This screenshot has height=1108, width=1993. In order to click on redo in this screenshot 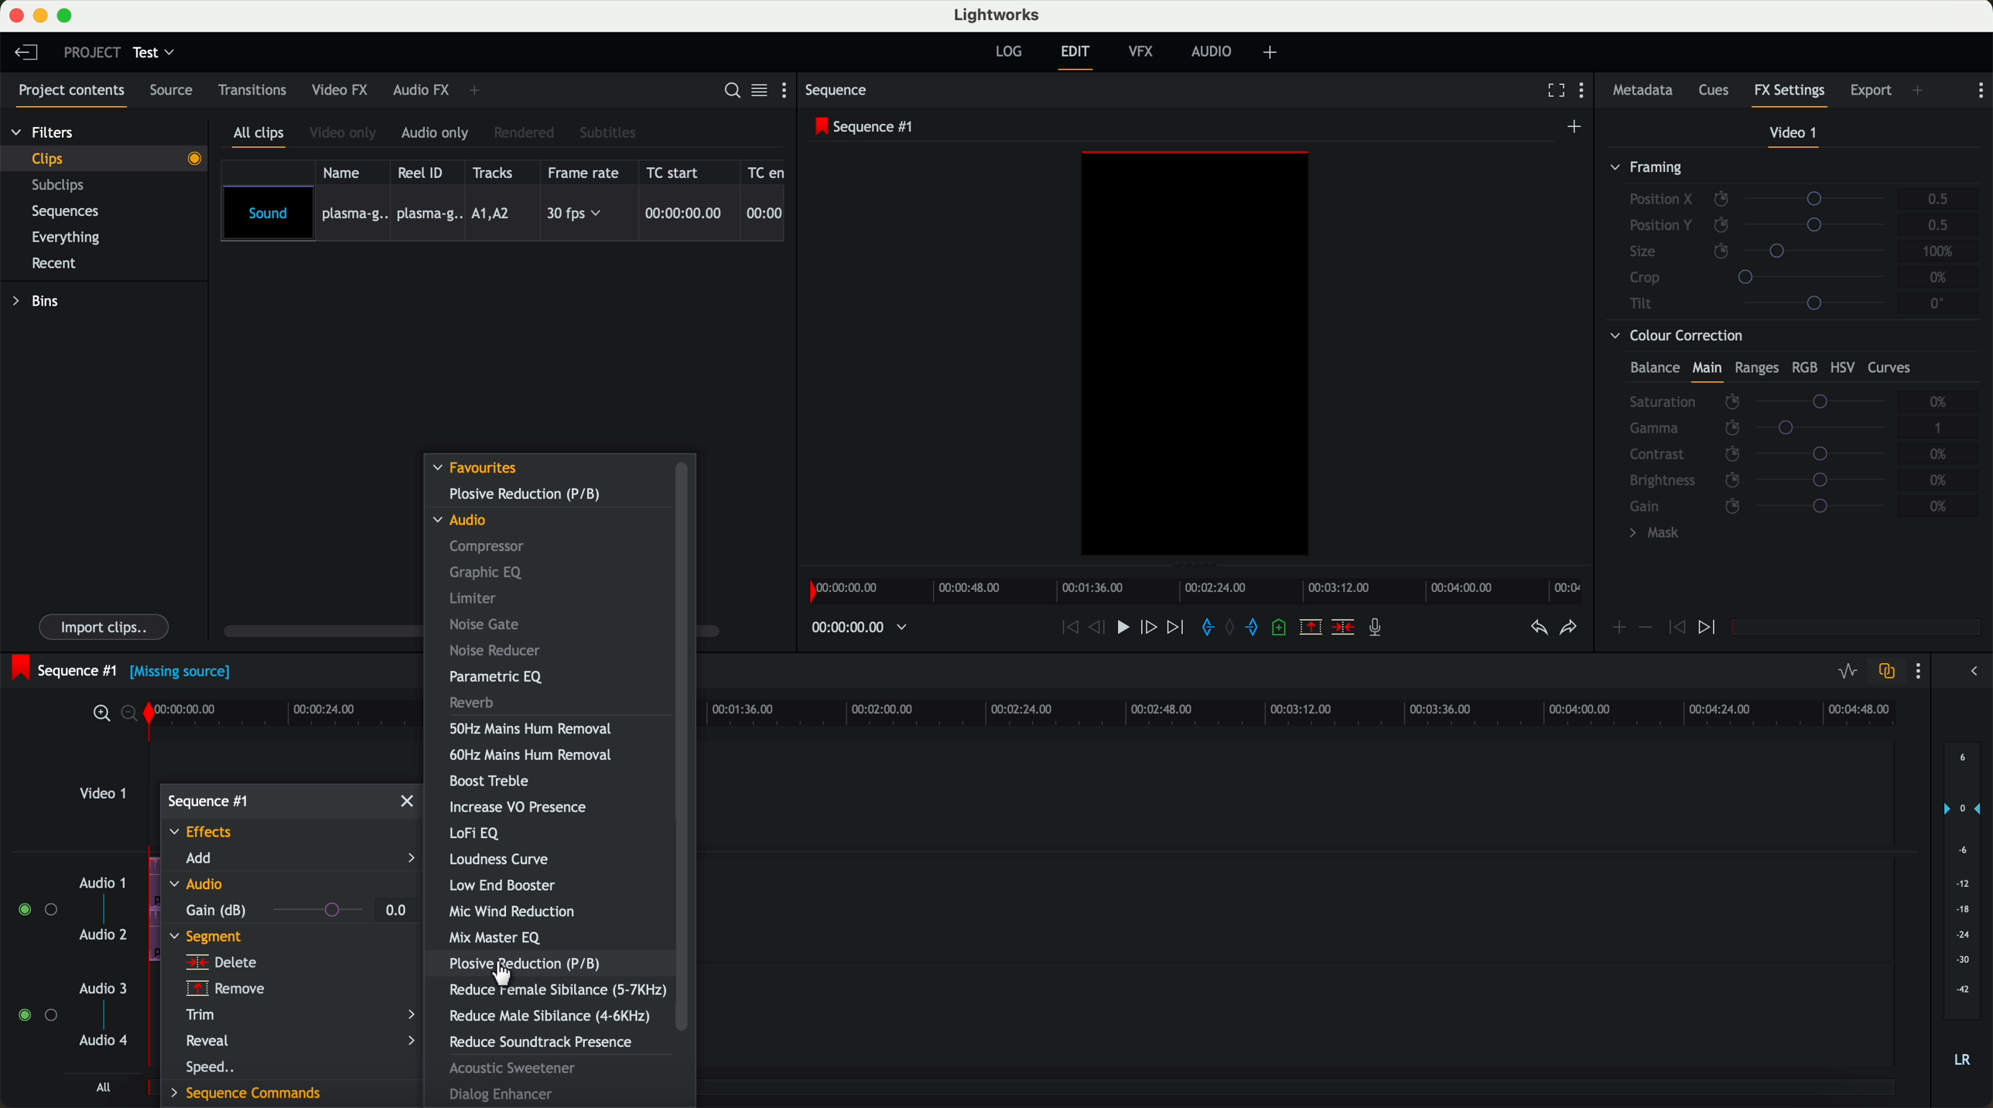, I will do `click(1567, 630)`.